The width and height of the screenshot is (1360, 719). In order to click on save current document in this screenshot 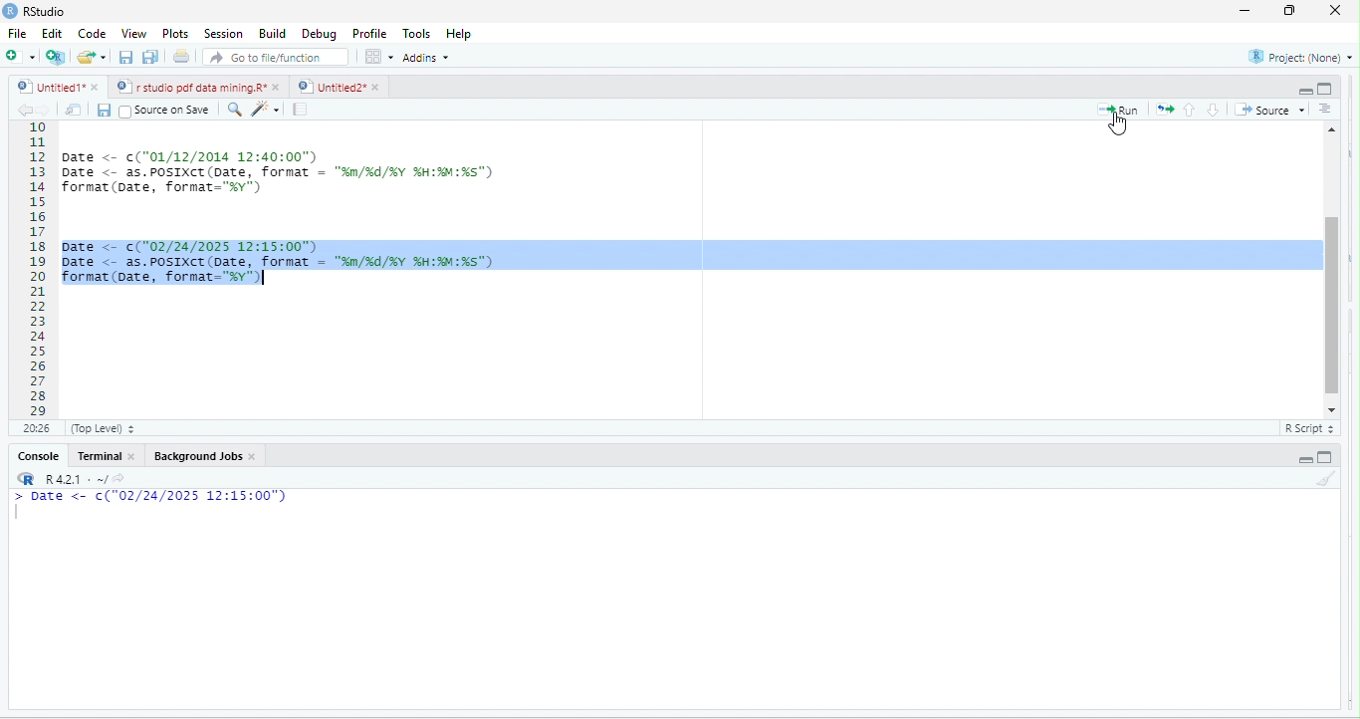, I will do `click(124, 60)`.